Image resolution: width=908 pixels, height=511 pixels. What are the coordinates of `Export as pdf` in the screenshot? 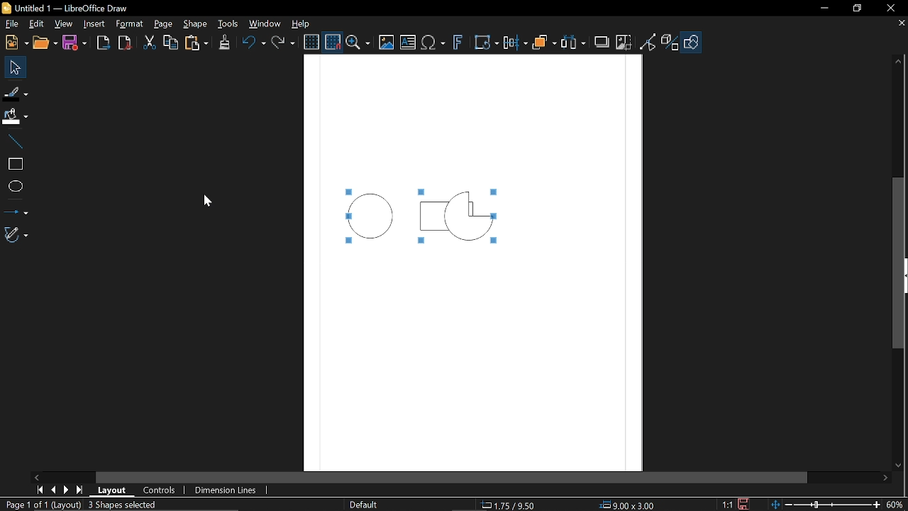 It's located at (124, 43).